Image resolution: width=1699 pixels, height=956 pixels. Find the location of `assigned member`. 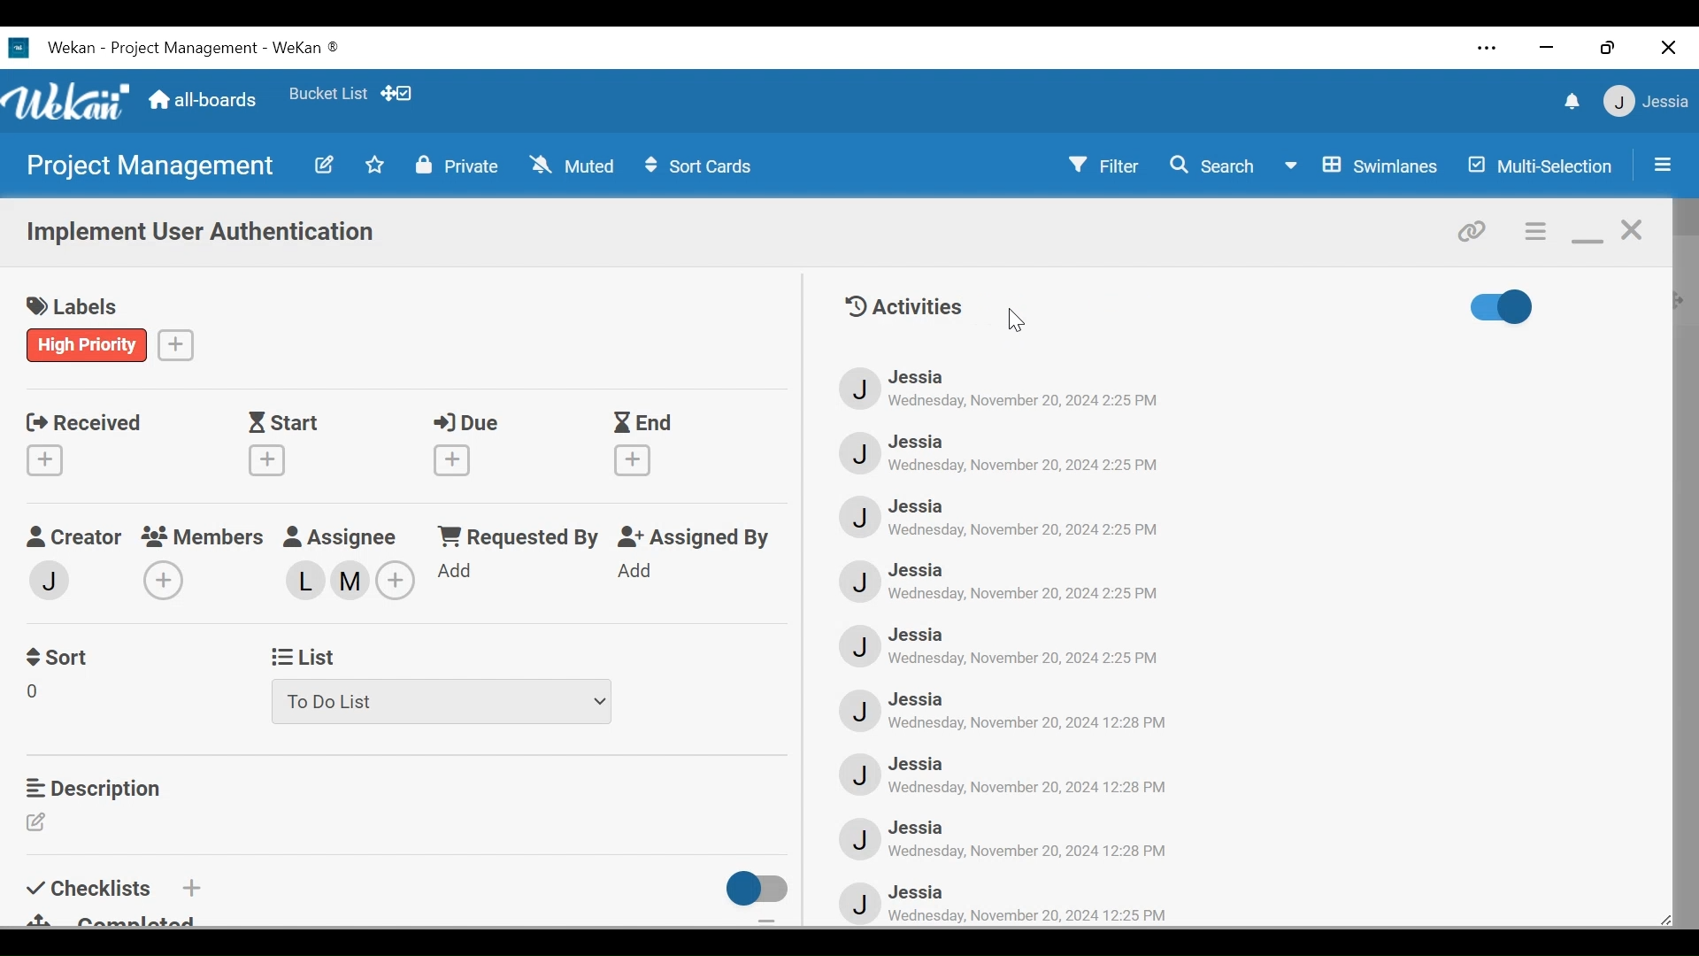

assigned member is located at coordinates (353, 579).